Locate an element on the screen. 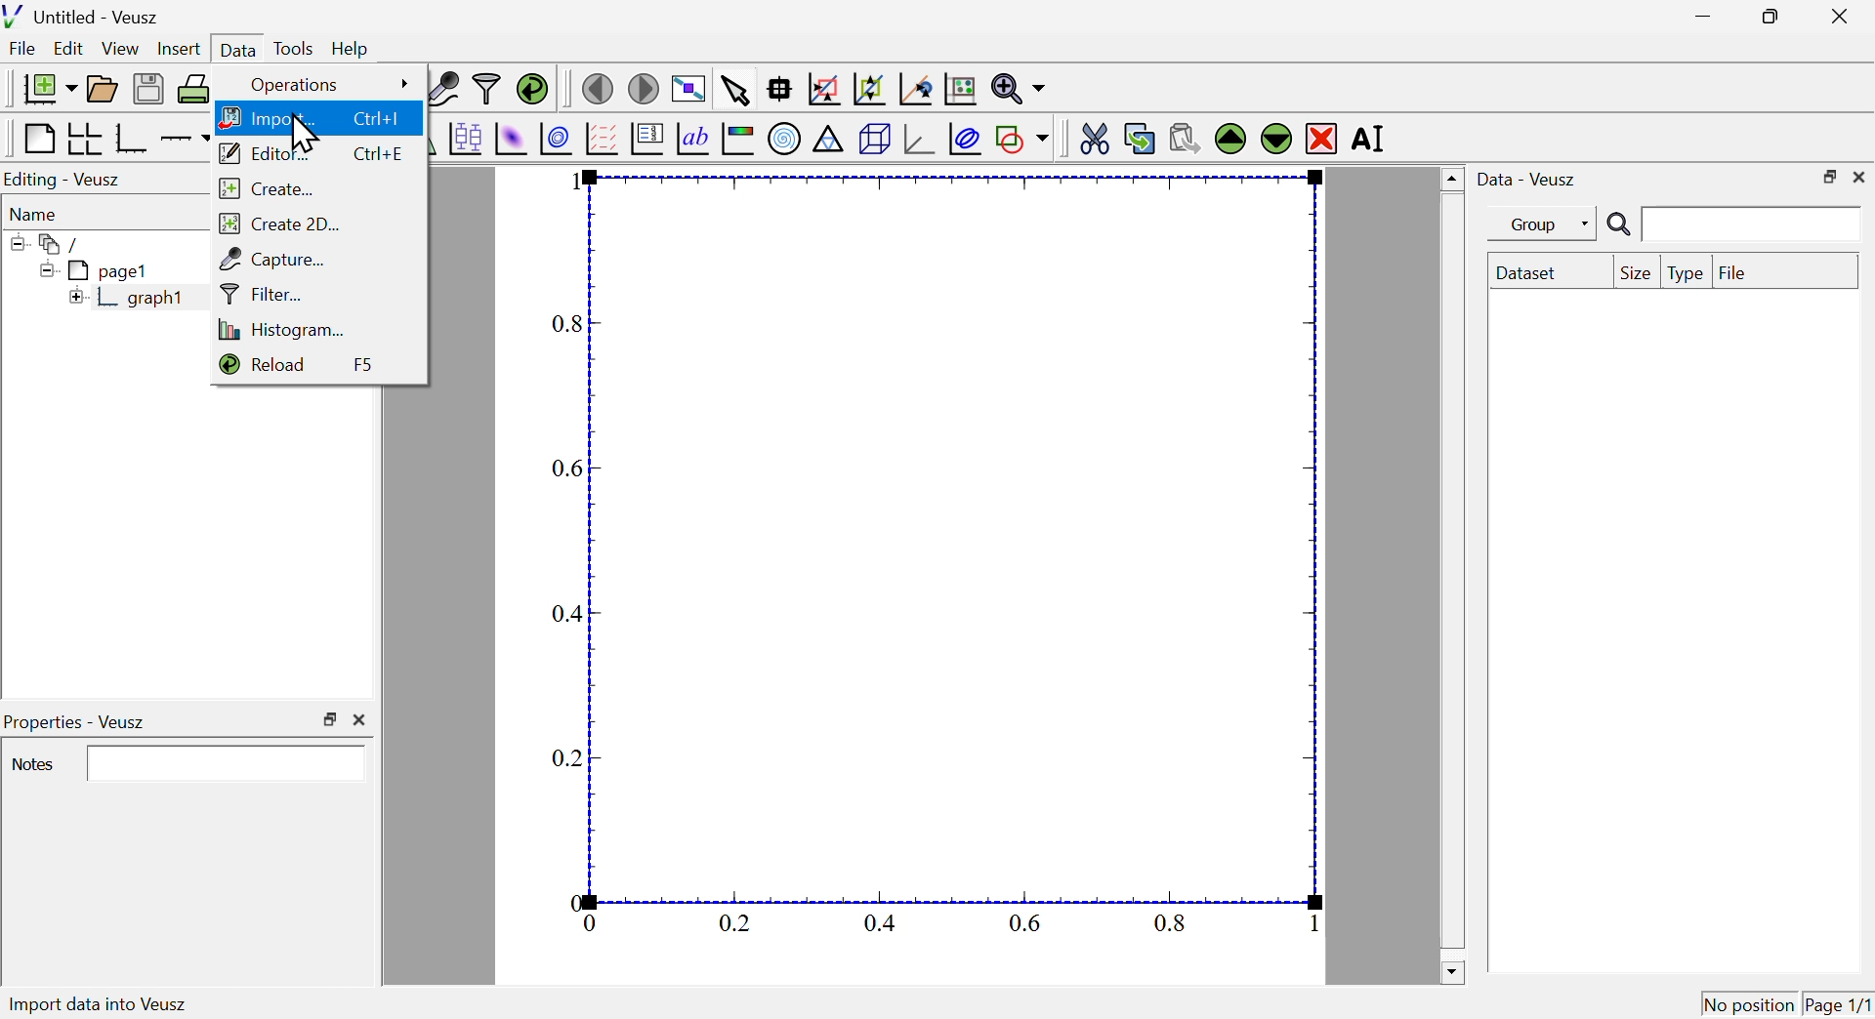  move to the next page is located at coordinates (646, 88).